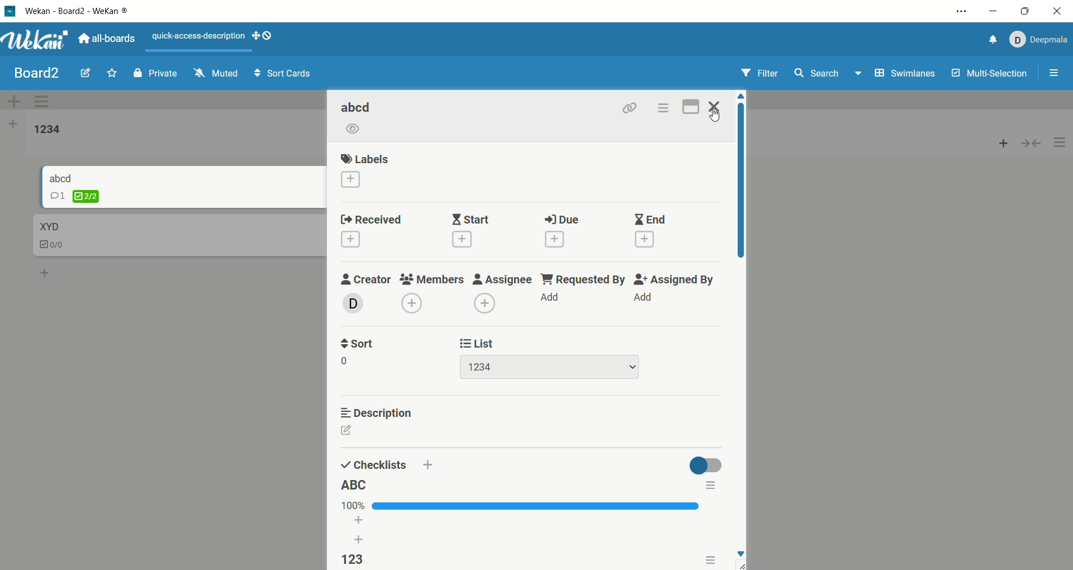 The height and width of the screenshot is (570, 1073). I want to click on notification, so click(992, 41).